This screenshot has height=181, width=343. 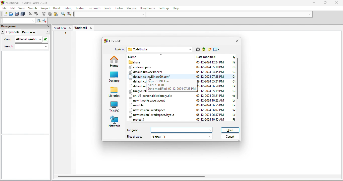 I want to click on horizontal bar, so click(x=133, y=178).